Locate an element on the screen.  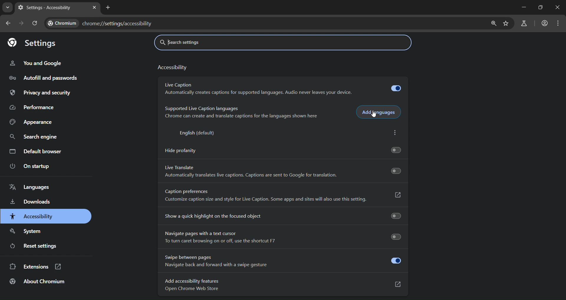
performance is located at coordinates (34, 106).